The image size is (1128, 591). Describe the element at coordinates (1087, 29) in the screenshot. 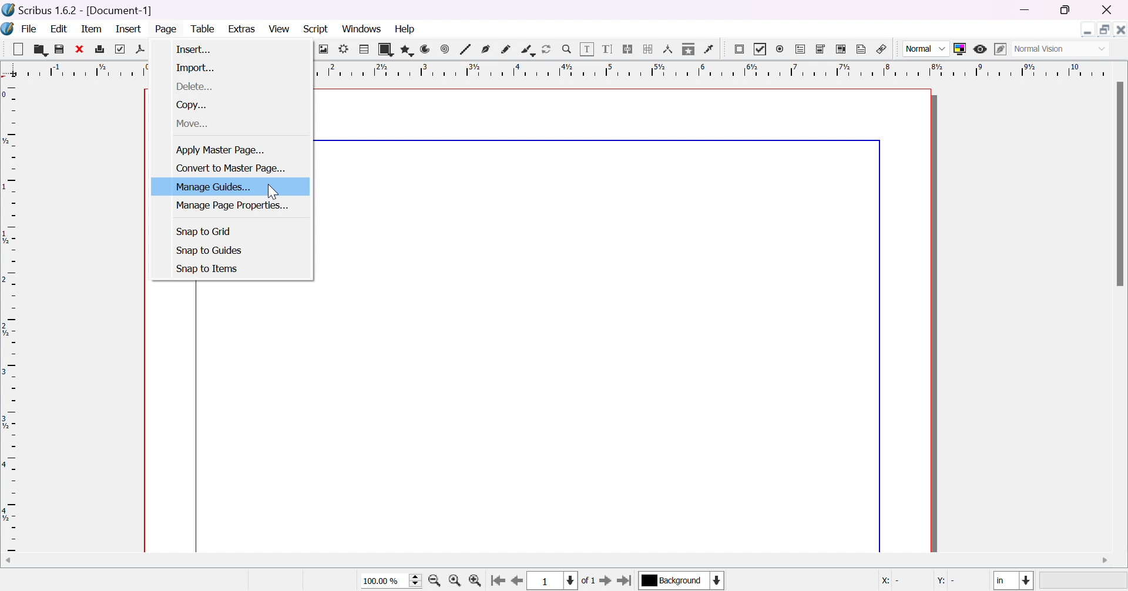

I see `Minimize` at that location.